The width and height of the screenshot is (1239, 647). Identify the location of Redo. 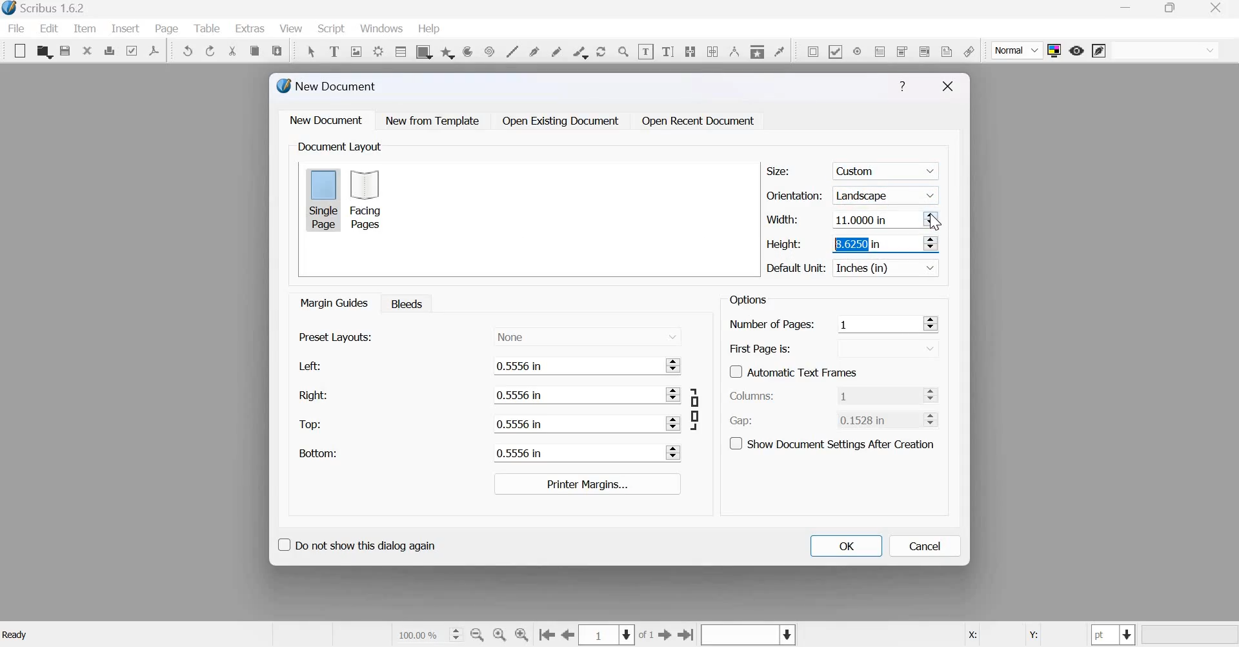
(211, 51).